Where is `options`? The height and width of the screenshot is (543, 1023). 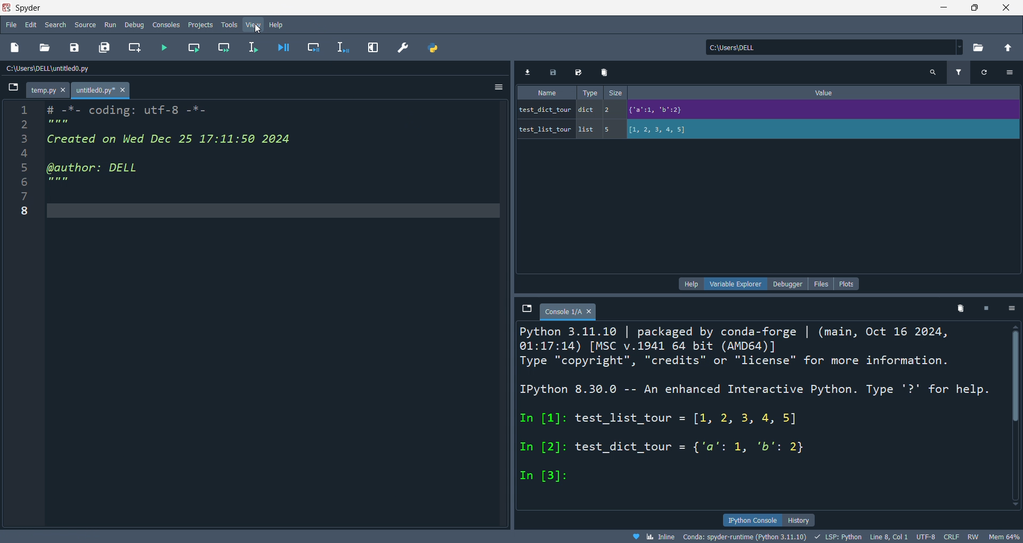
options is located at coordinates (1012, 309).